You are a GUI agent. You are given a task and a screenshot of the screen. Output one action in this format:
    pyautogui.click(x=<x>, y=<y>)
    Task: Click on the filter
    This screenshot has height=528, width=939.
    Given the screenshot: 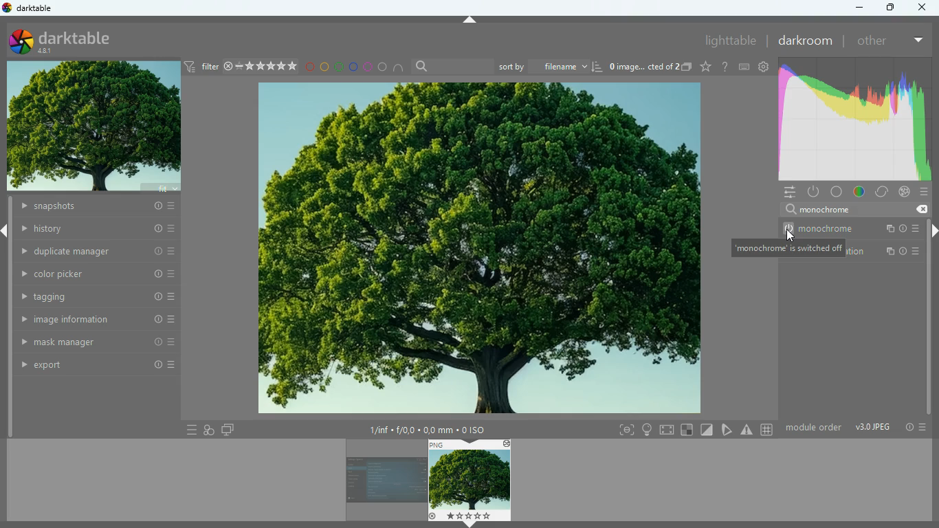 What is the action you would take?
    pyautogui.click(x=243, y=67)
    